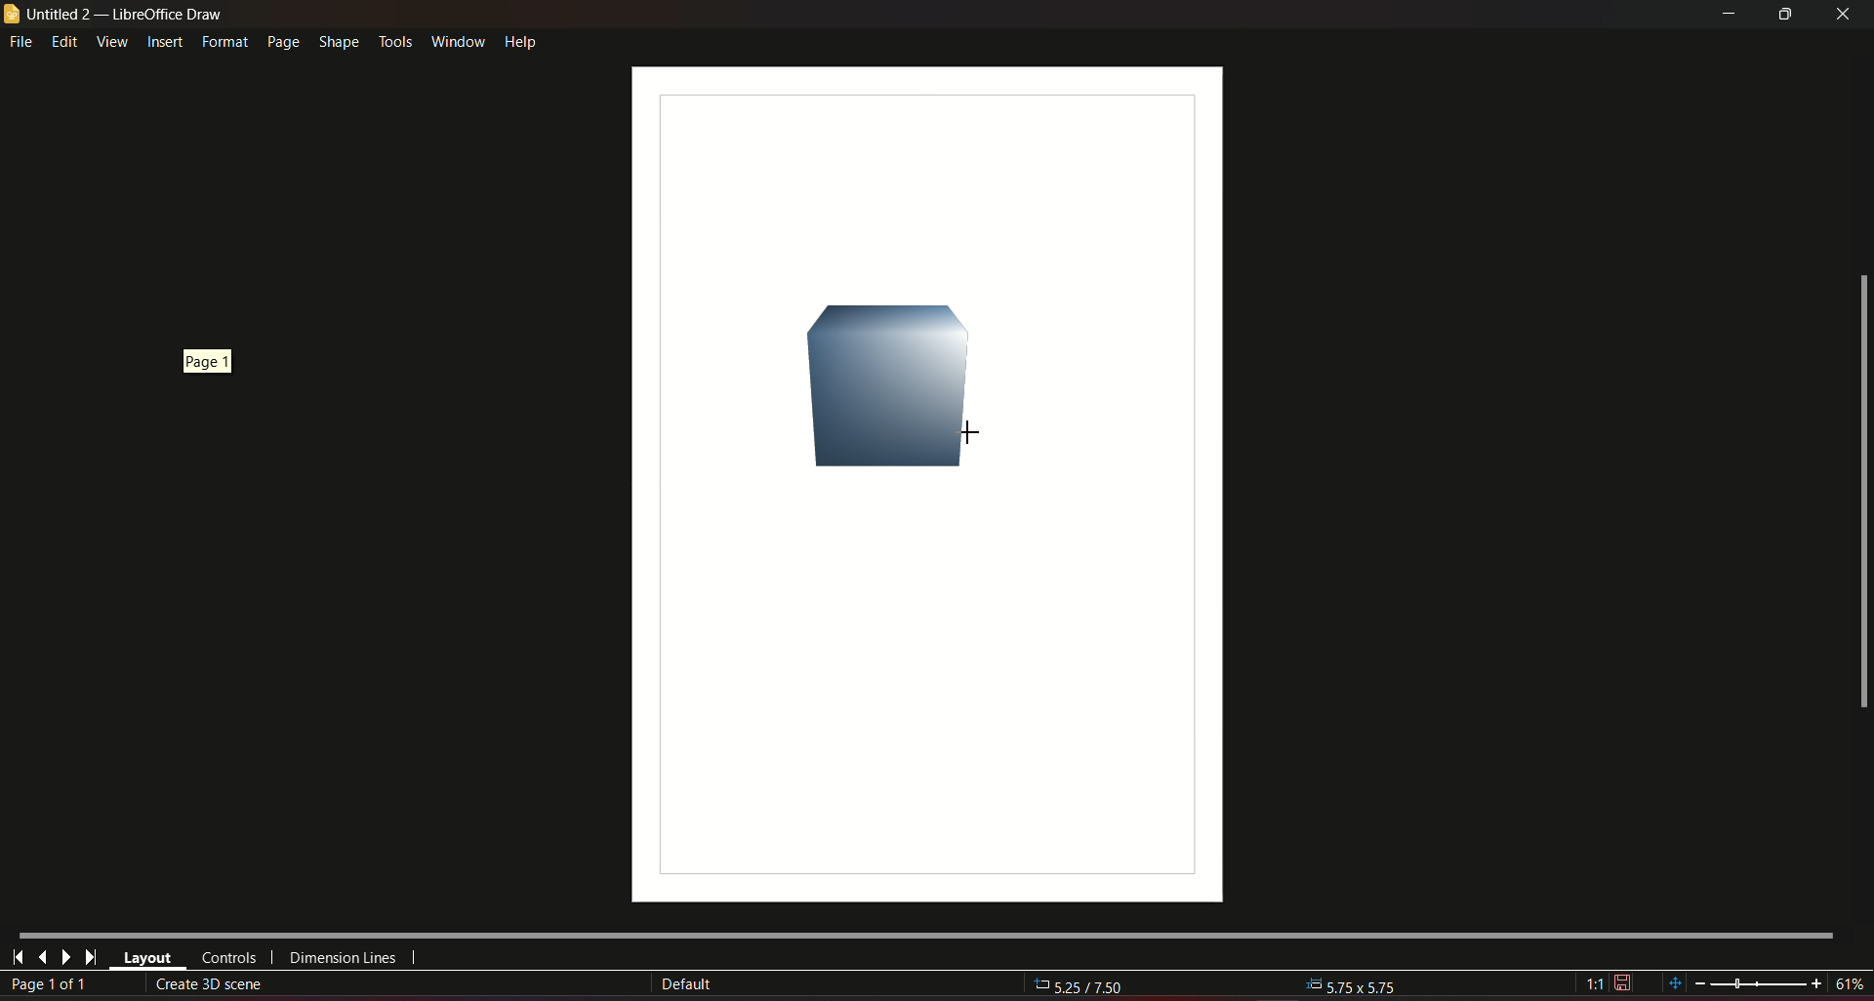 The height and width of the screenshot is (1001, 1874). I want to click on untitled 2 - libreoffice draw, so click(115, 15).